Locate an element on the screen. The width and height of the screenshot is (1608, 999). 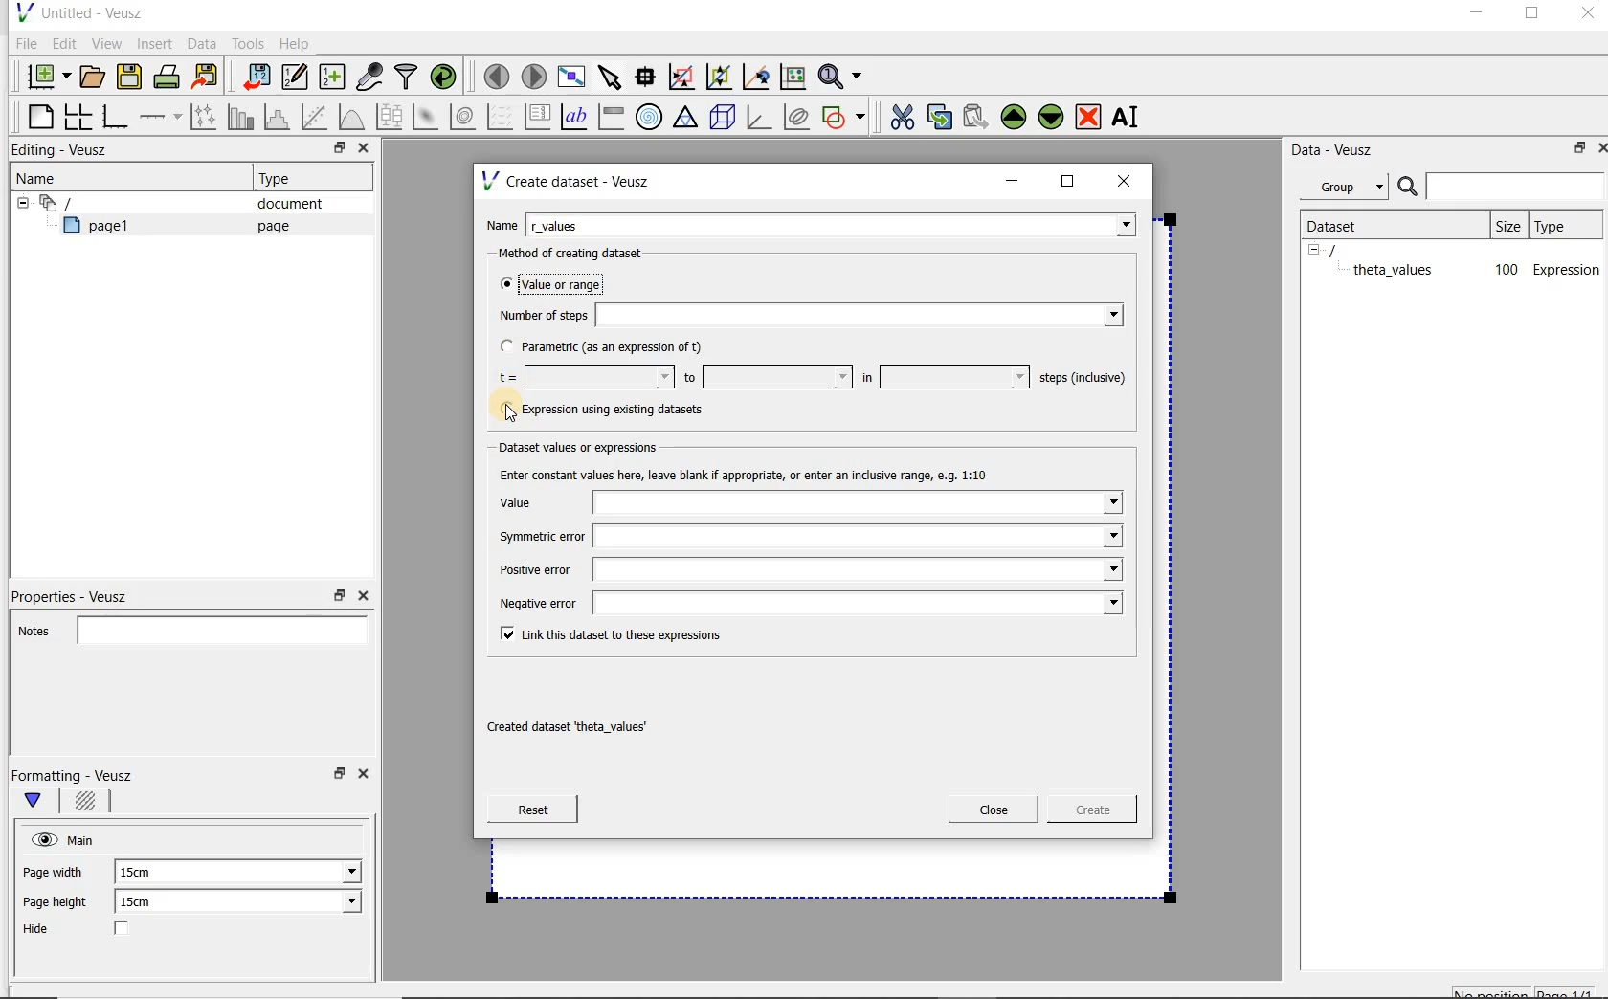
No position is located at coordinates (1493, 990).